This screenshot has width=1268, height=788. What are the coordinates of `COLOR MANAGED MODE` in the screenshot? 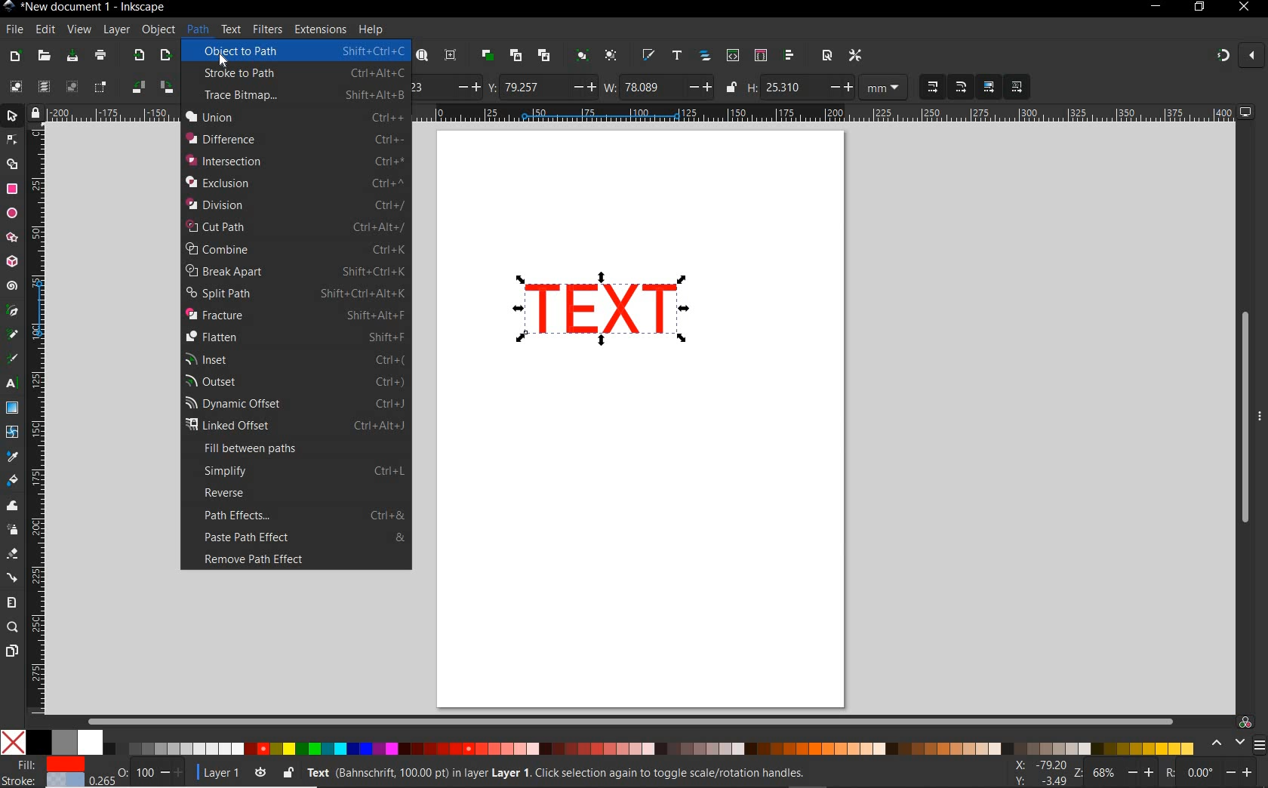 It's located at (1236, 734).